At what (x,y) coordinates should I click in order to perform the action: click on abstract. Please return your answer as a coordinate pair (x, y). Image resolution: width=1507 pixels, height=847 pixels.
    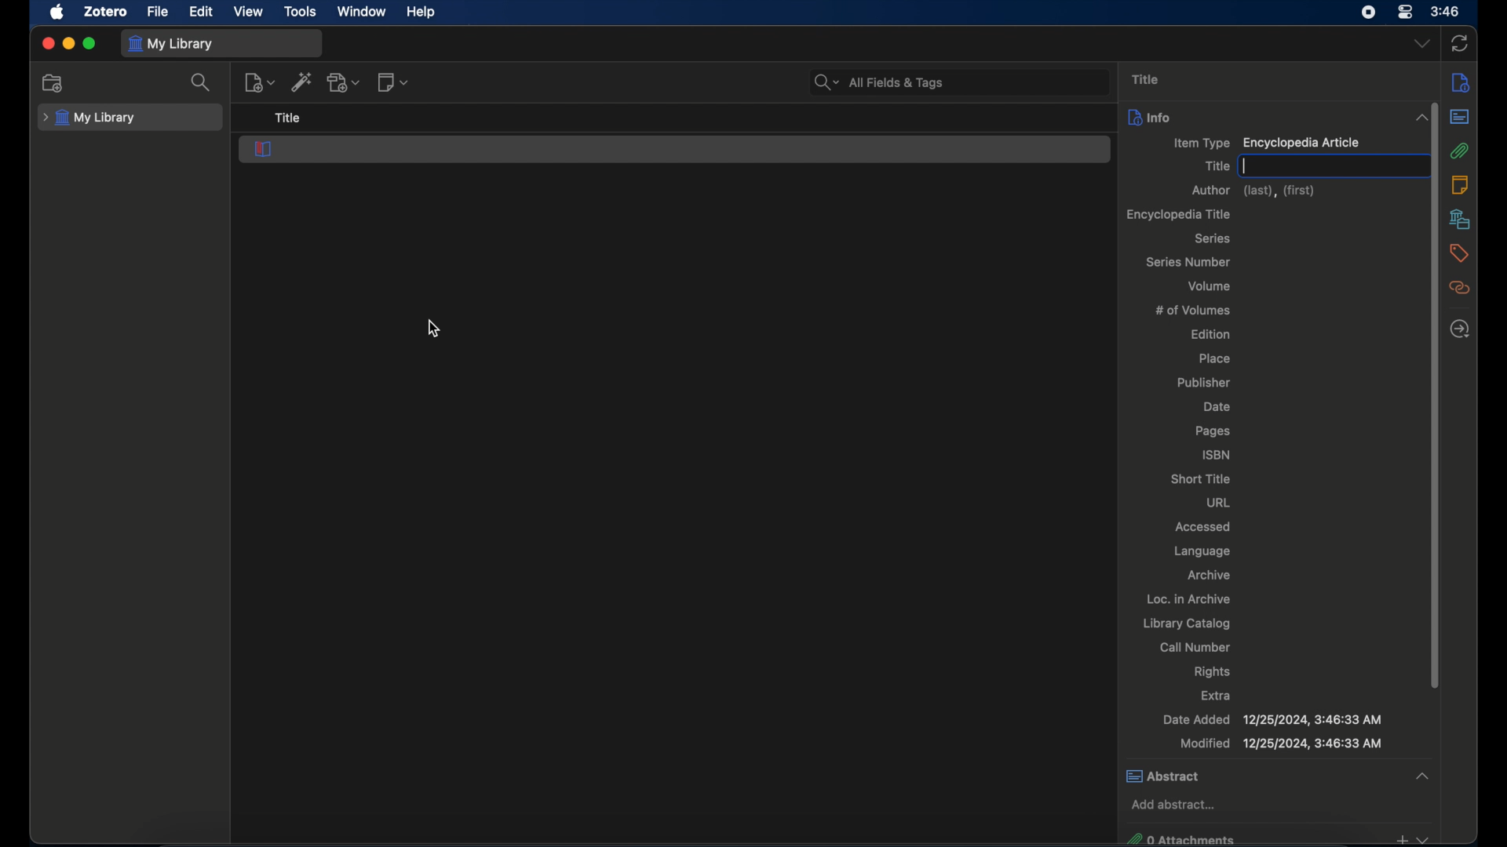
    Looking at the image, I should click on (1277, 775).